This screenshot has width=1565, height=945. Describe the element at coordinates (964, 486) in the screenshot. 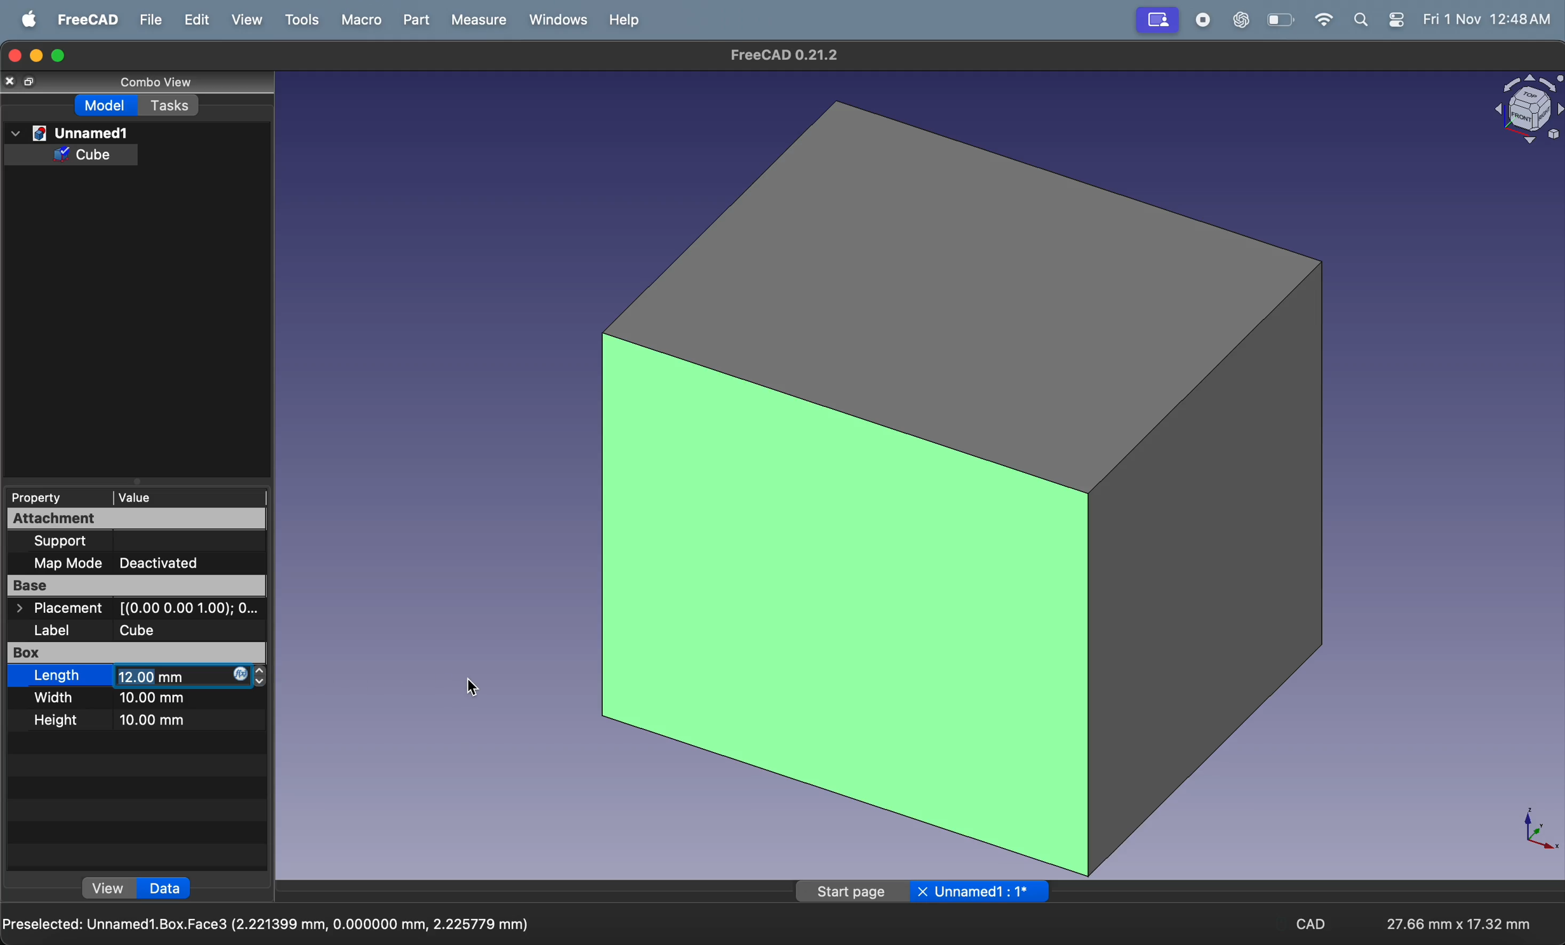

I see `increased length of cube` at that location.